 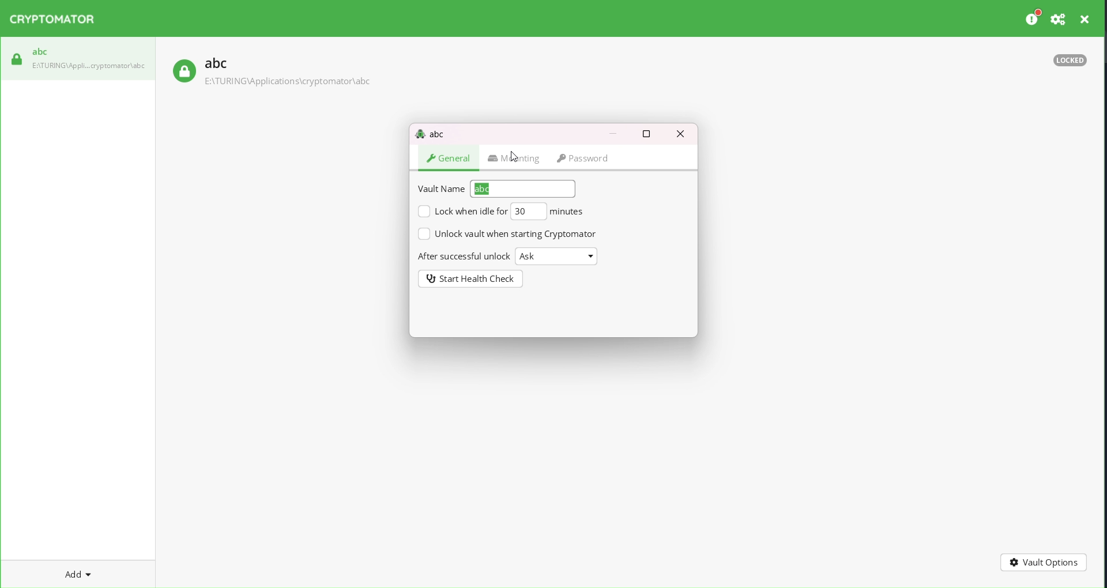 What do you see at coordinates (216, 63) in the screenshot?
I see `abc` at bounding box center [216, 63].